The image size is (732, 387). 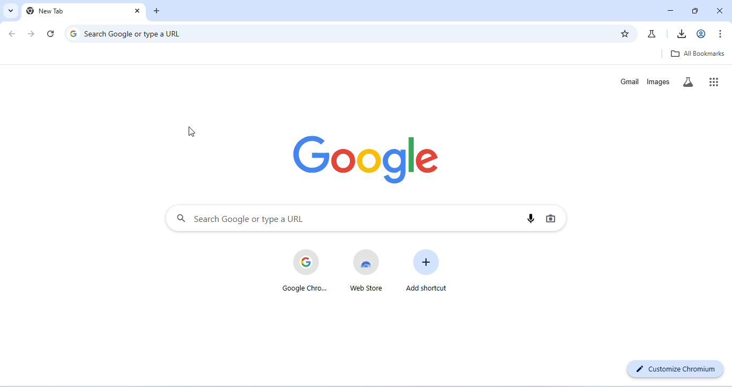 I want to click on close, so click(x=137, y=11).